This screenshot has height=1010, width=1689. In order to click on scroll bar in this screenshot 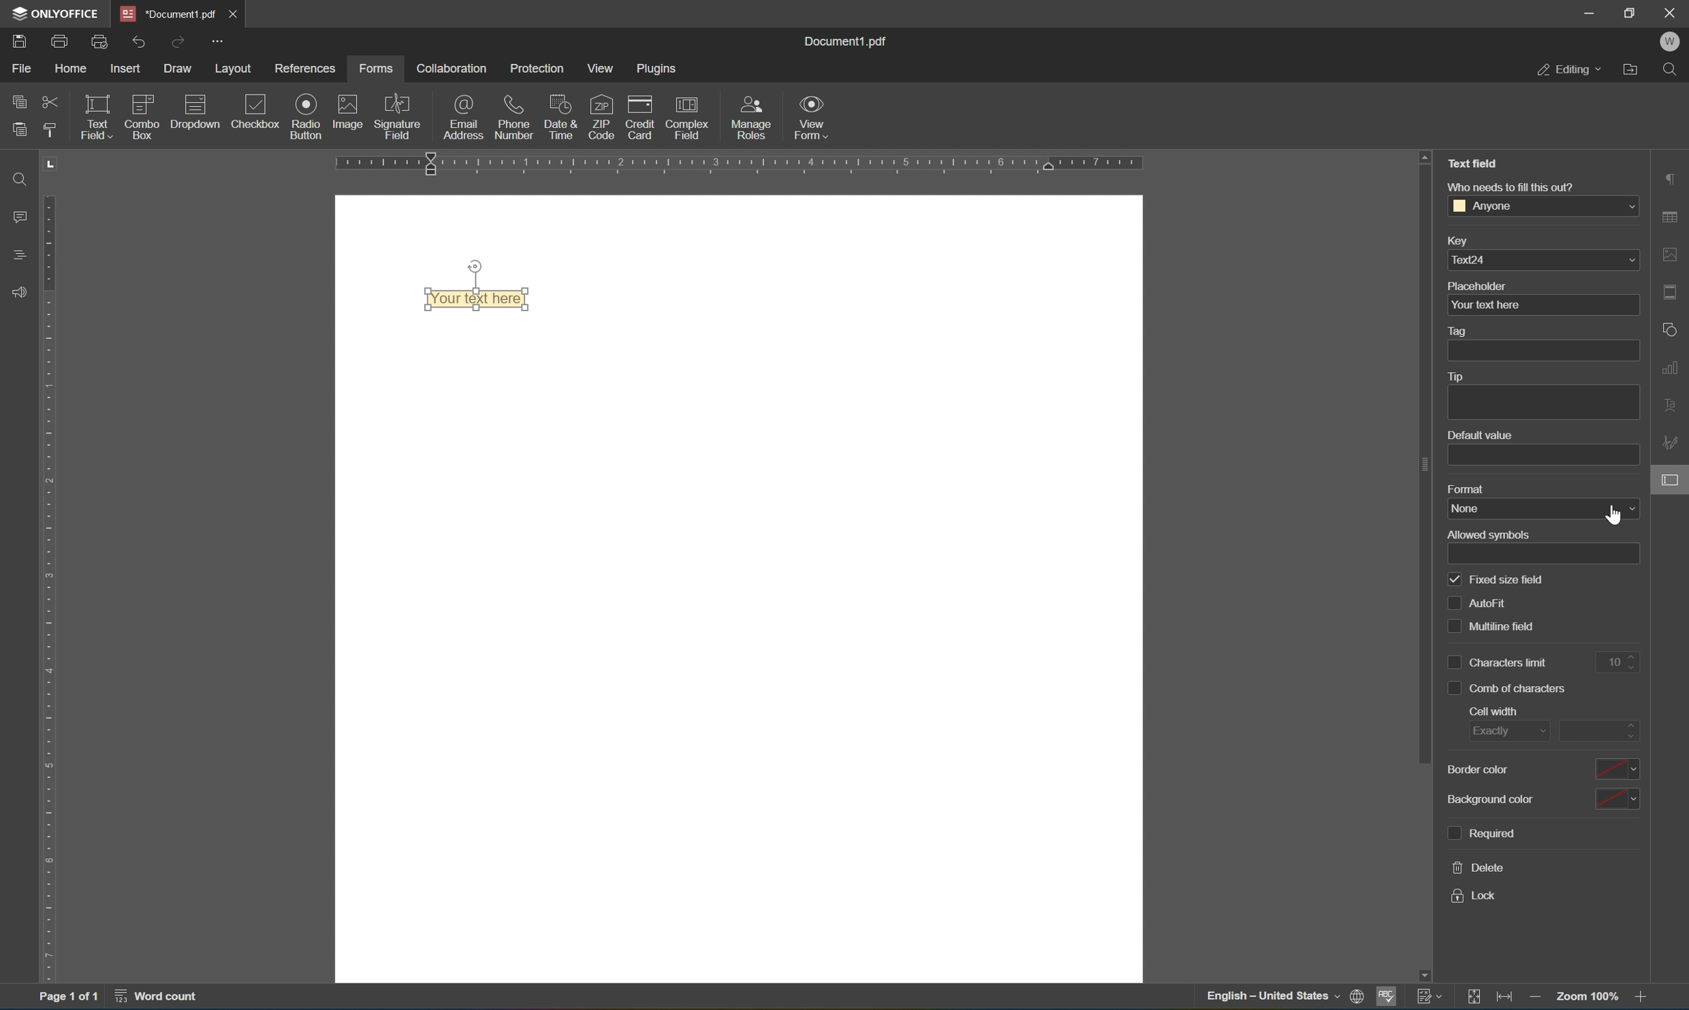, I will do `click(1424, 465)`.